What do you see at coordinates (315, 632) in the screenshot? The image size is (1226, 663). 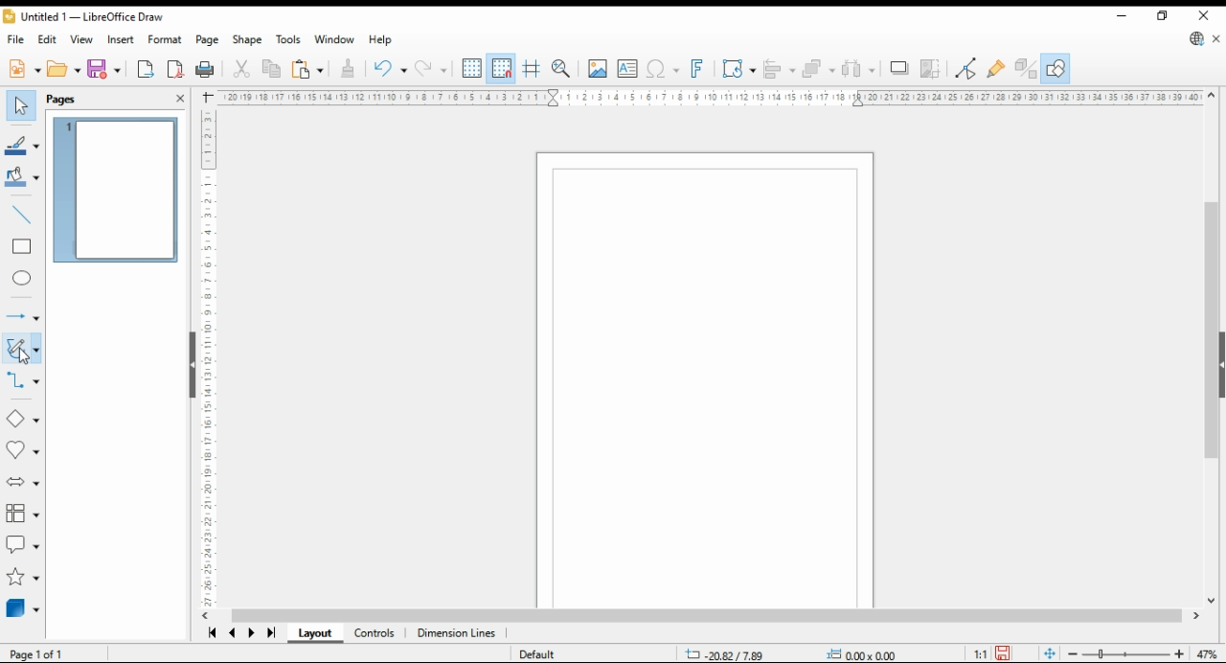 I see `layout` at bounding box center [315, 632].